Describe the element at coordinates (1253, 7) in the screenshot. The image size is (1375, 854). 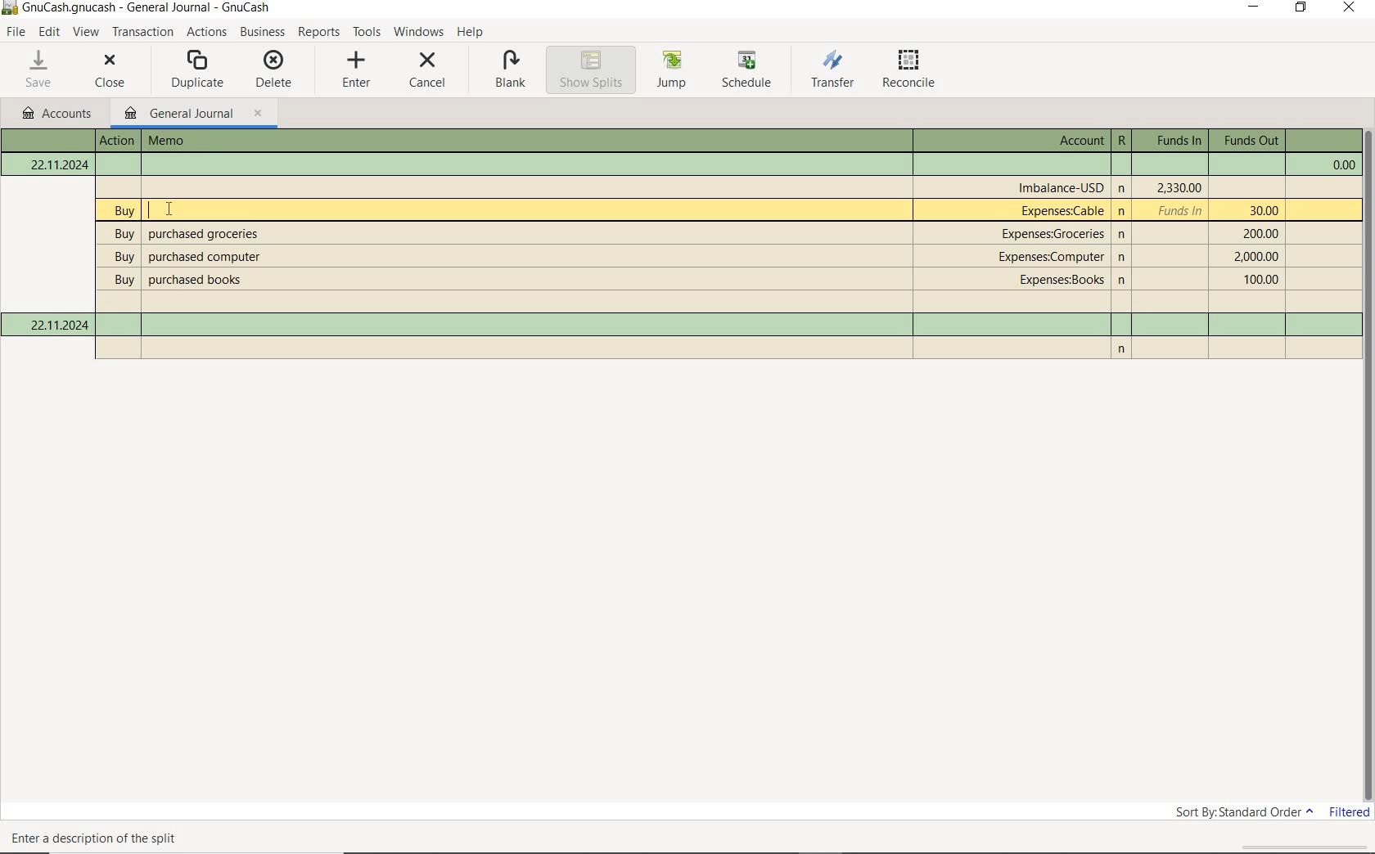
I see `MINIMIZE` at that location.